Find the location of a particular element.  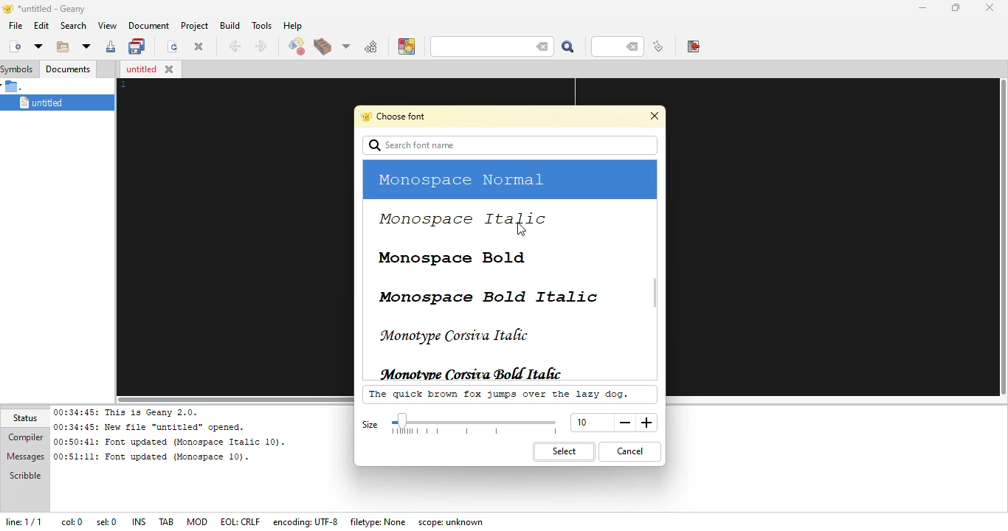

exit is located at coordinates (692, 46).